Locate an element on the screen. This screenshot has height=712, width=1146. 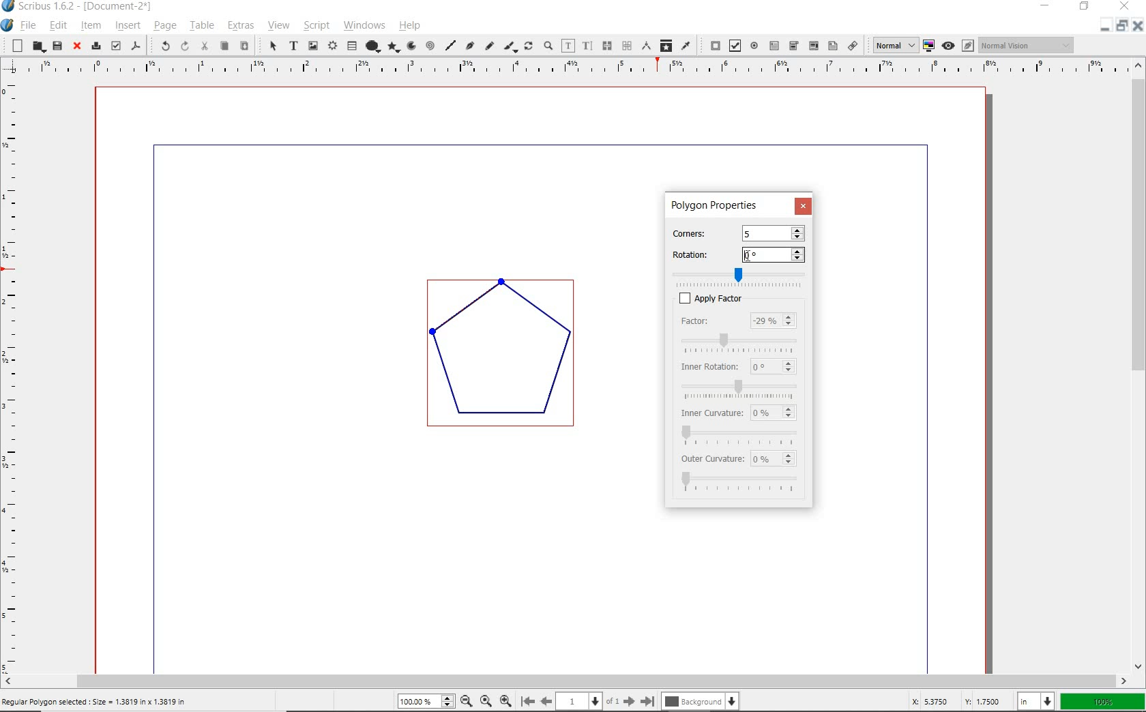
freehand line is located at coordinates (489, 47).